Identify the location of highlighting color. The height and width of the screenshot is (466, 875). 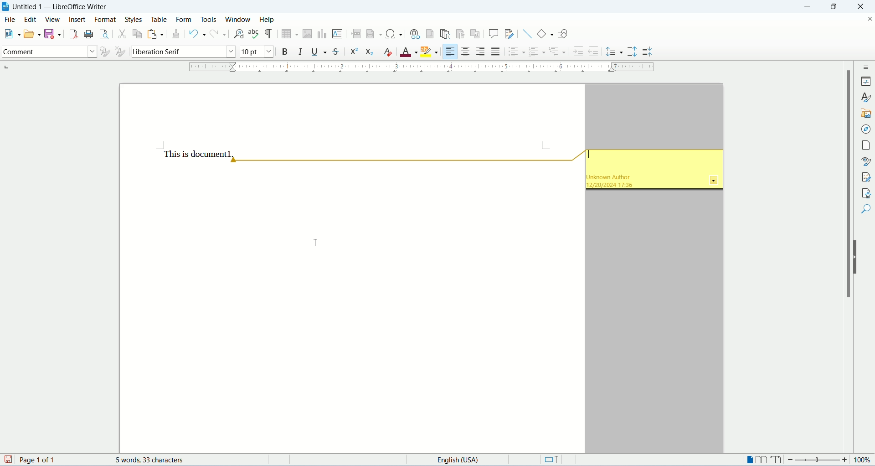
(431, 50).